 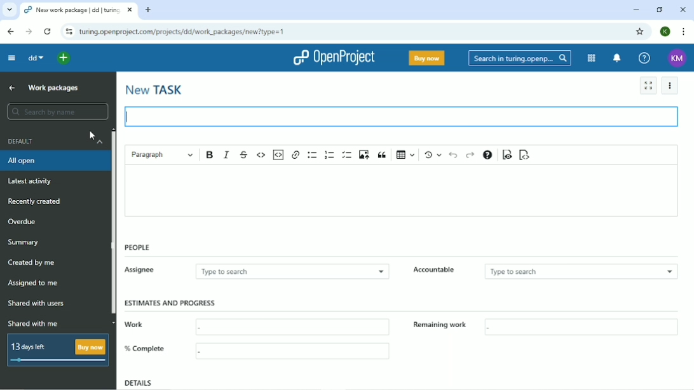 I want to click on Toggle preview mode, so click(x=507, y=154).